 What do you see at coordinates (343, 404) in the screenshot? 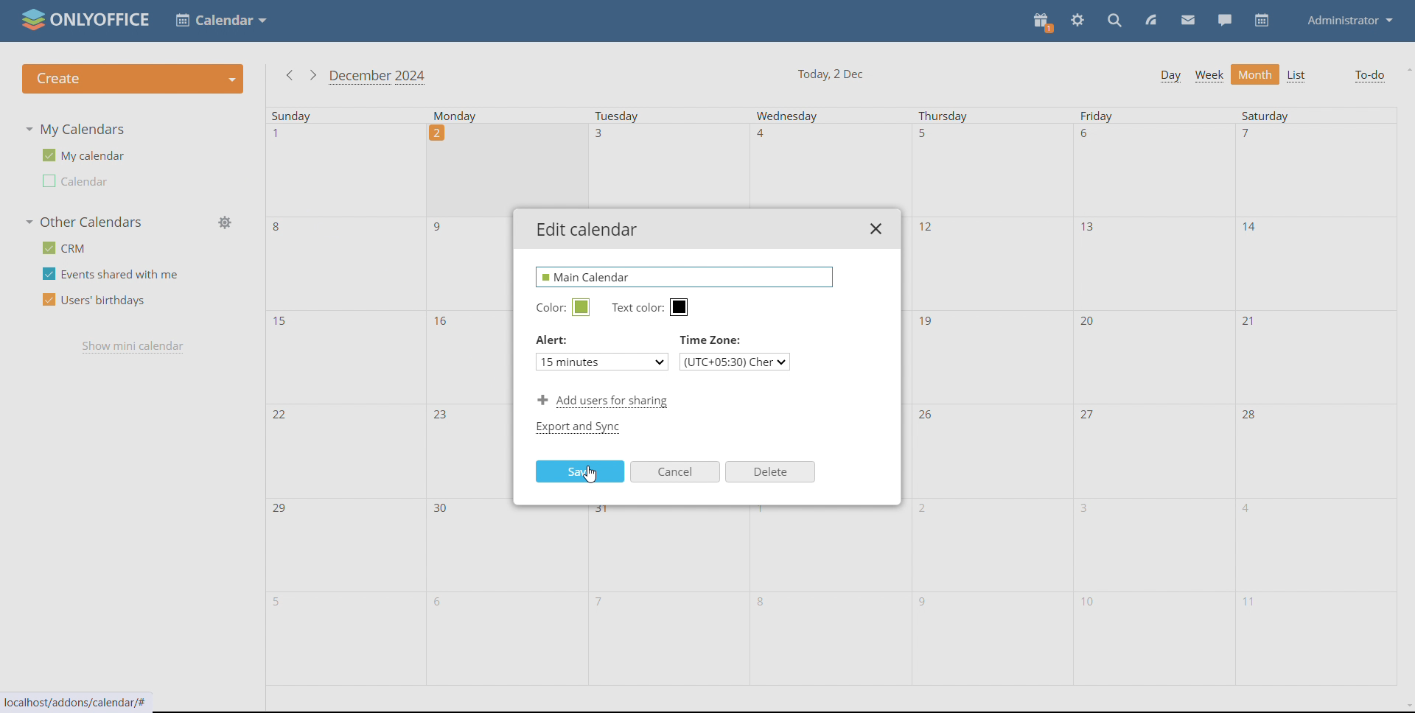
I see `sunday` at bounding box center [343, 404].